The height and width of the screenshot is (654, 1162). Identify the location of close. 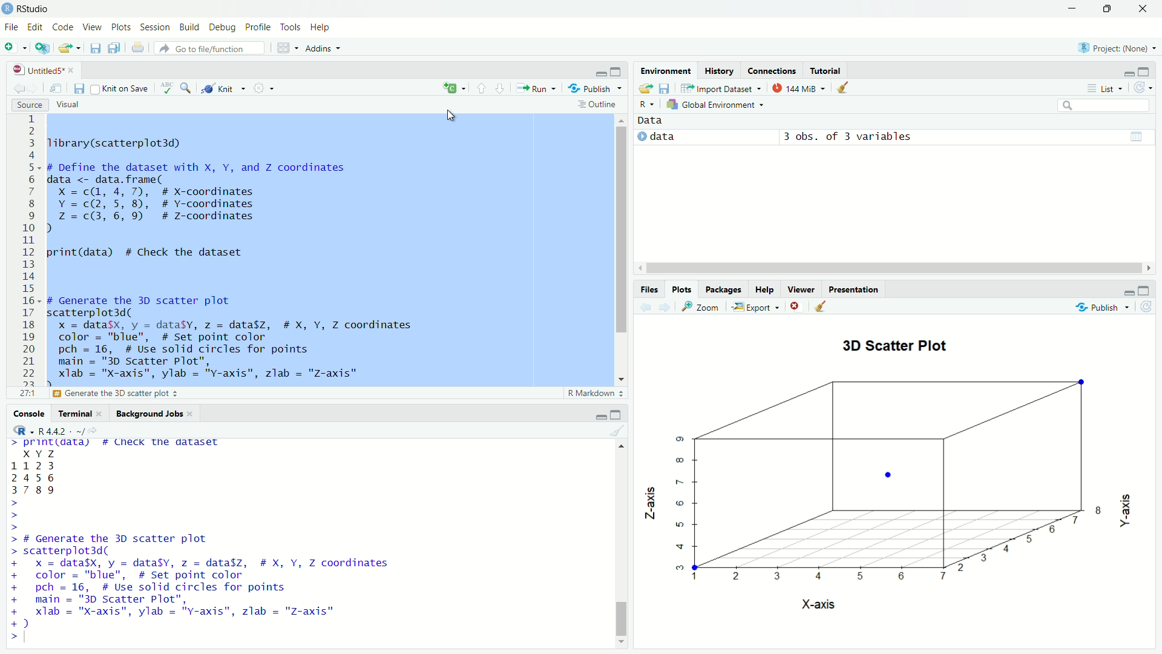
(101, 415).